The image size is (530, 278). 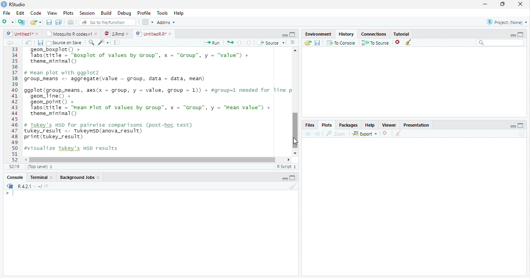 What do you see at coordinates (147, 22) in the screenshot?
I see `Workspace pane` at bounding box center [147, 22].